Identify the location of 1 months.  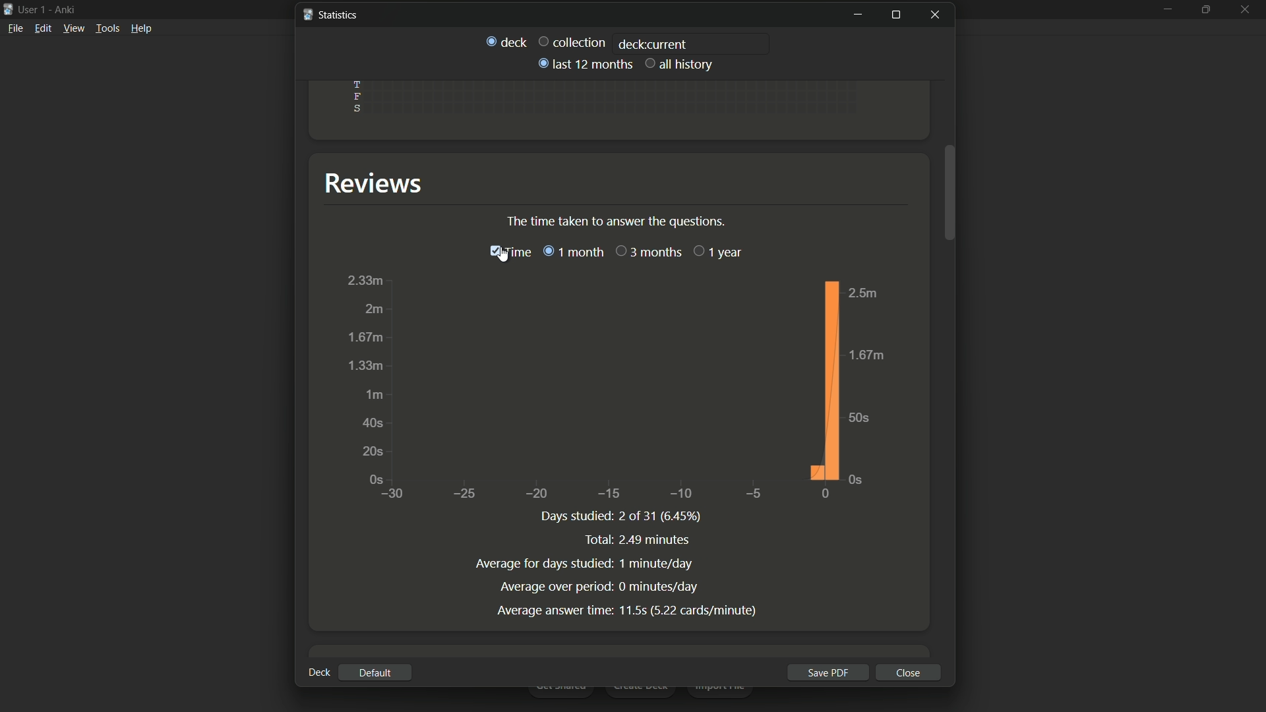
(572, 251).